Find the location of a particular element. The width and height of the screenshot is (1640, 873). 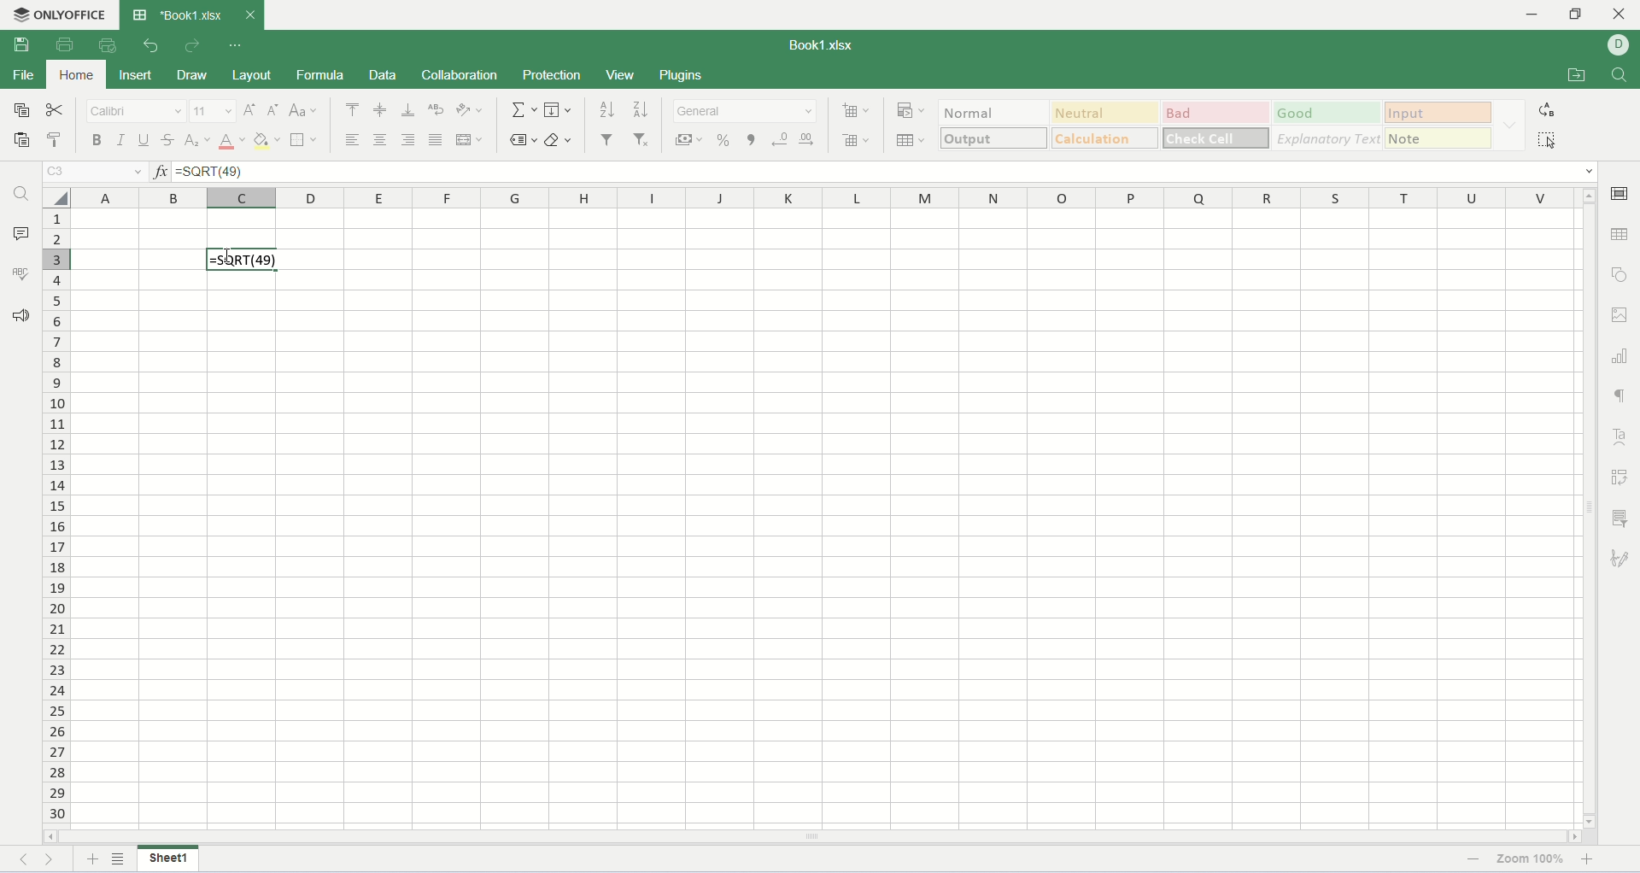

font color is located at coordinates (229, 141).